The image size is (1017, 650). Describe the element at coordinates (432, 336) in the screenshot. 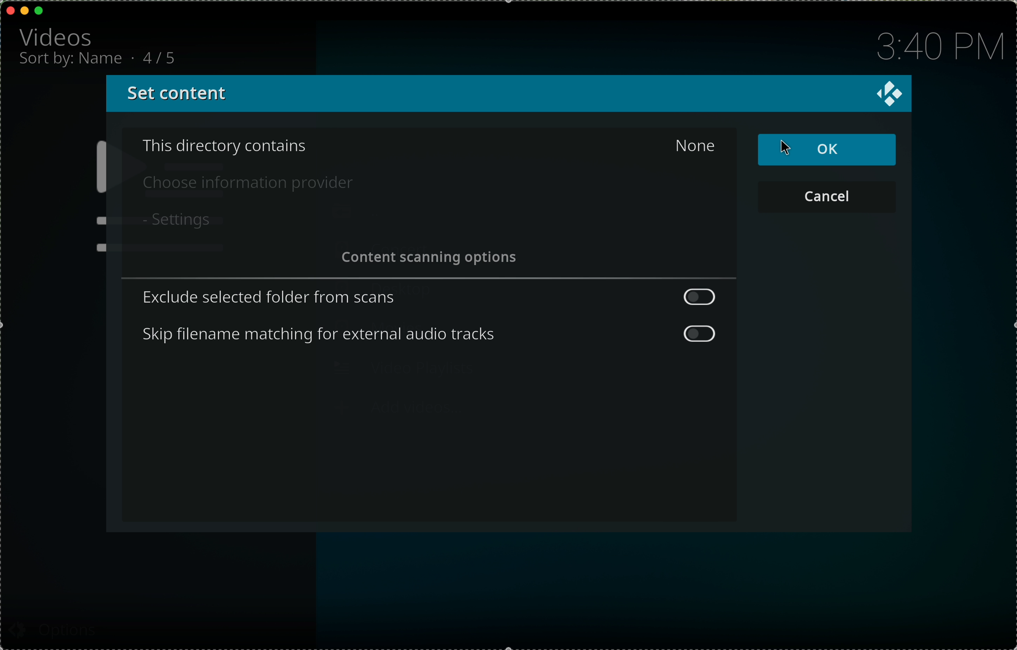

I see `skip filename matching for external audio tracks option` at that location.